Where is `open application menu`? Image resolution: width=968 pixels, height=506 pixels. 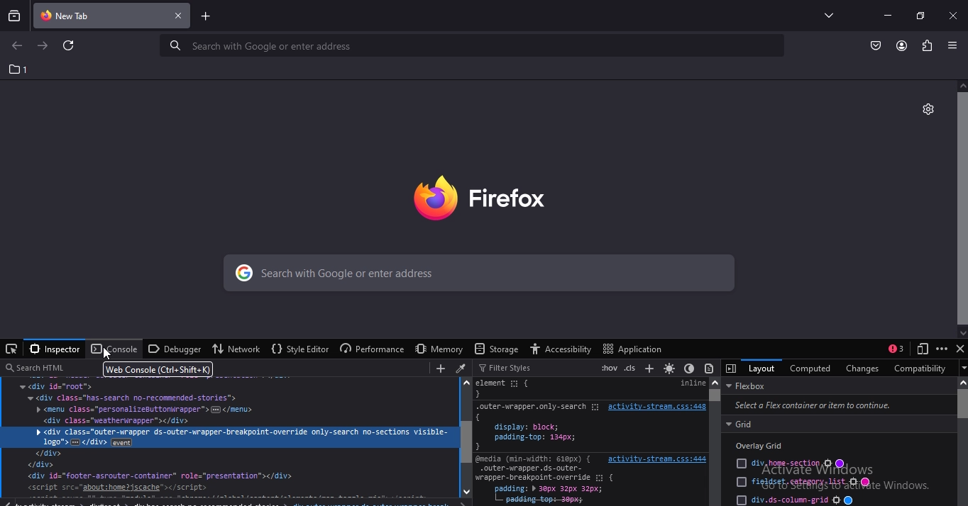 open application menu is located at coordinates (952, 46).